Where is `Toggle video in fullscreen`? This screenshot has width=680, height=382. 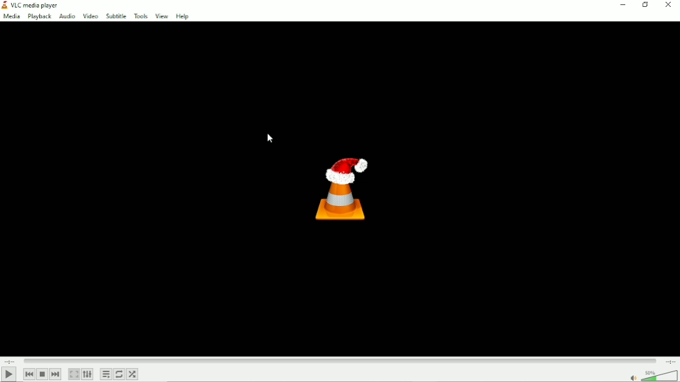
Toggle video in fullscreen is located at coordinates (73, 374).